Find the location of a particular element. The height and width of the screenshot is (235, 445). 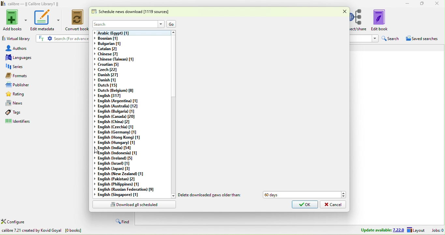

Add books options is located at coordinates (26, 19).